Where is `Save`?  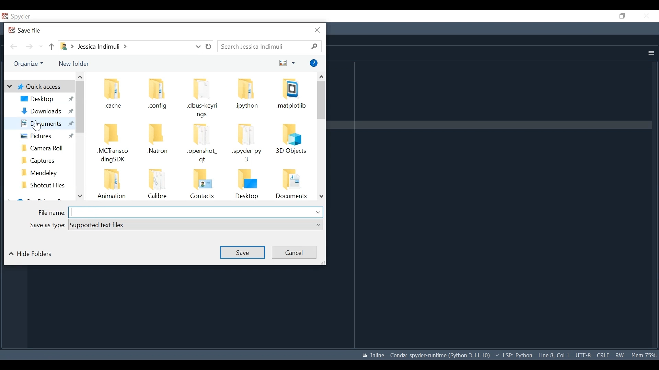
Save is located at coordinates (244, 252).